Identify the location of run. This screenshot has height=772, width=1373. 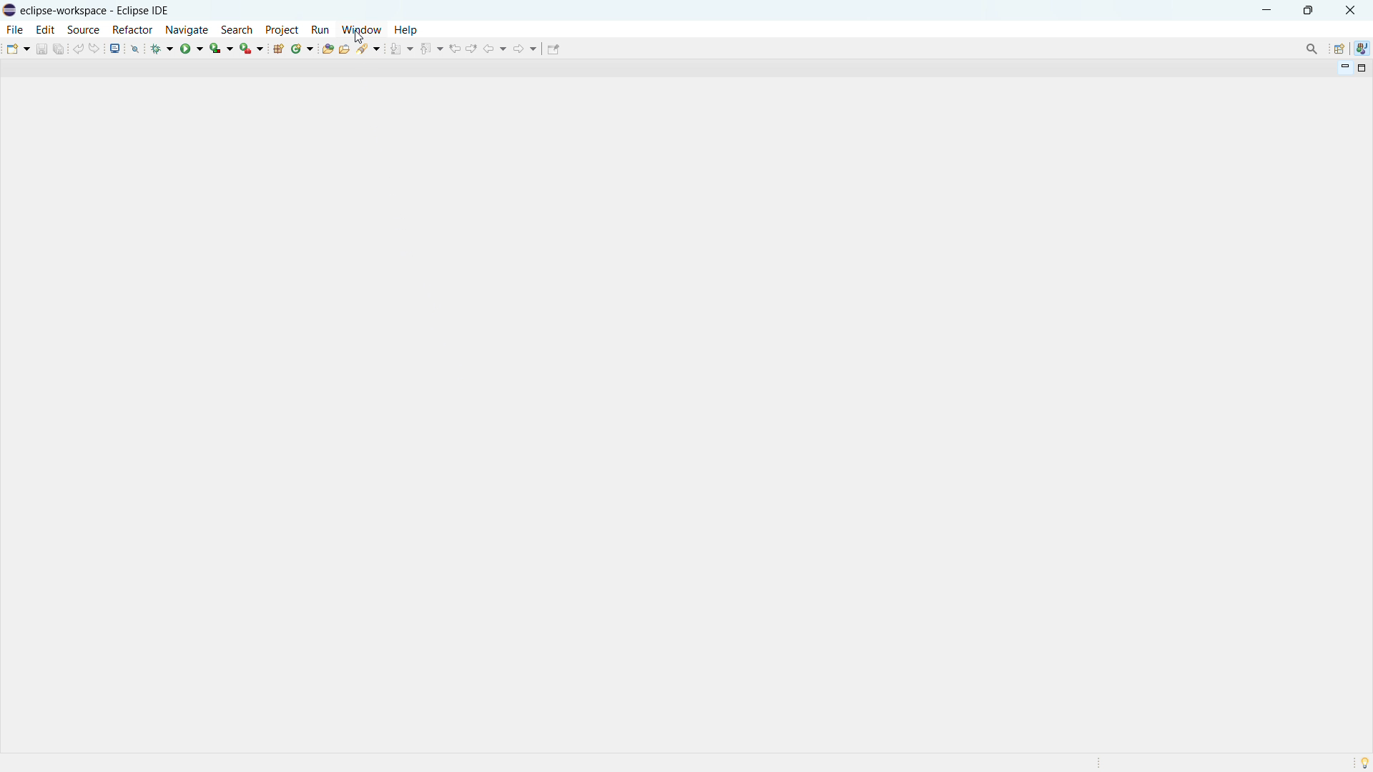
(320, 29).